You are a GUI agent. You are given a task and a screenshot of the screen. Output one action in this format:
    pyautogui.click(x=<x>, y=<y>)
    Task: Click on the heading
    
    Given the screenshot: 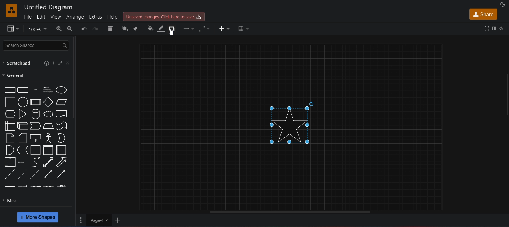 What is the action you would take?
    pyautogui.click(x=47, y=90)
    